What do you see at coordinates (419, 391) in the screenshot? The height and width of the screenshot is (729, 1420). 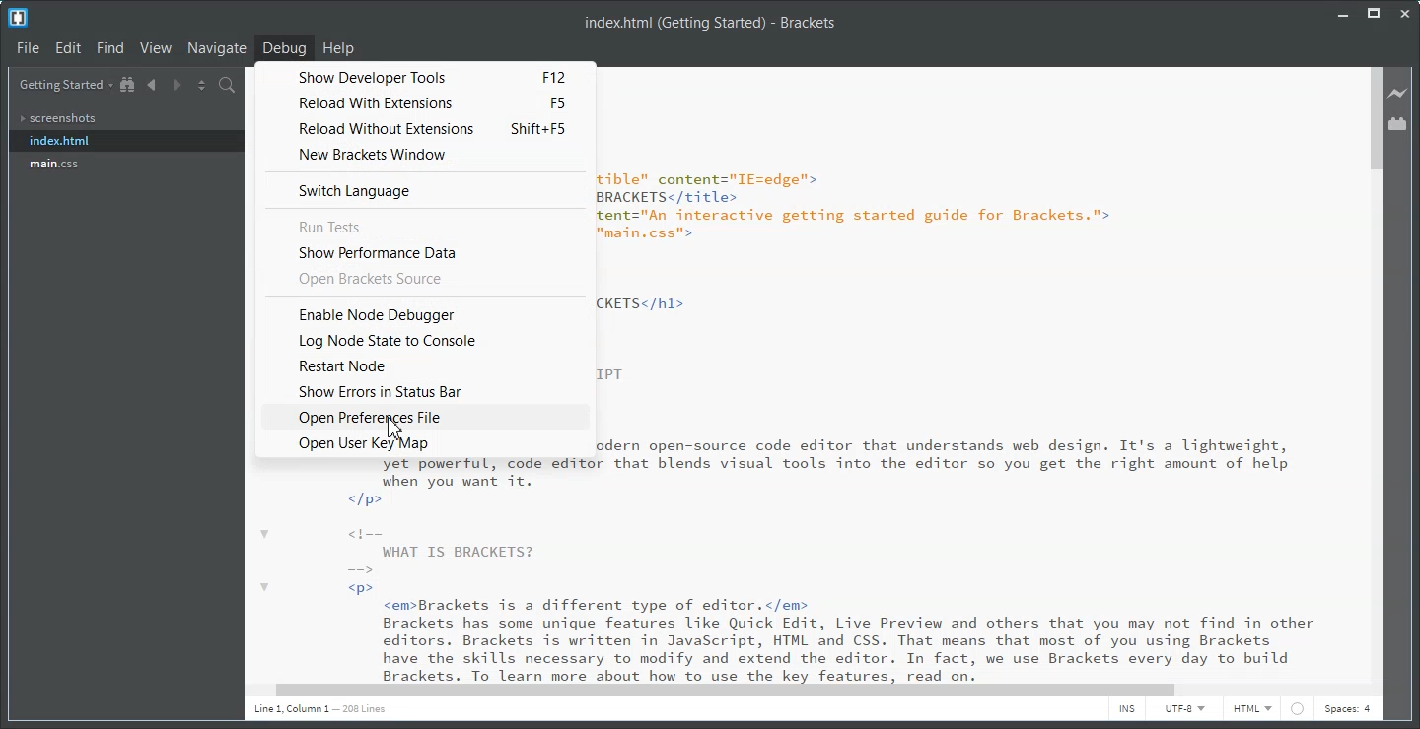 I see `Show Errors in Status Bar` at bounding box center [419, 391].